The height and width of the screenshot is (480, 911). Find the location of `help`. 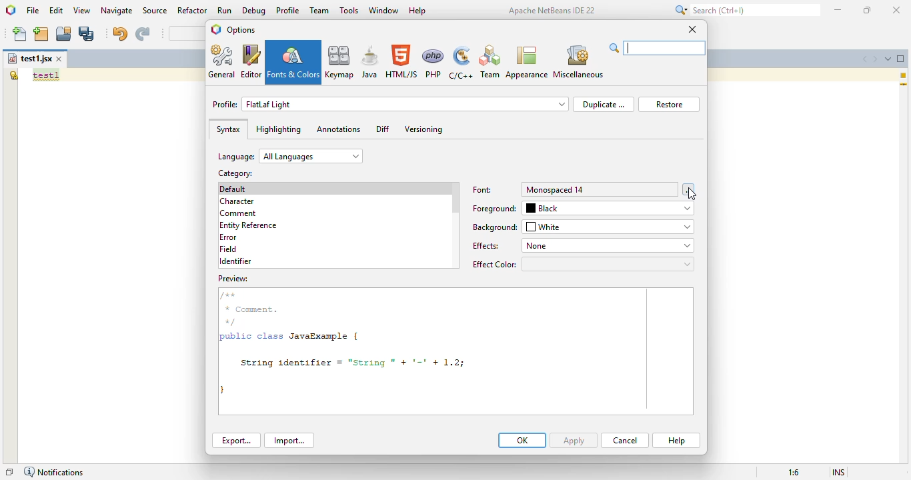

help is located at coordinates (417, 11).